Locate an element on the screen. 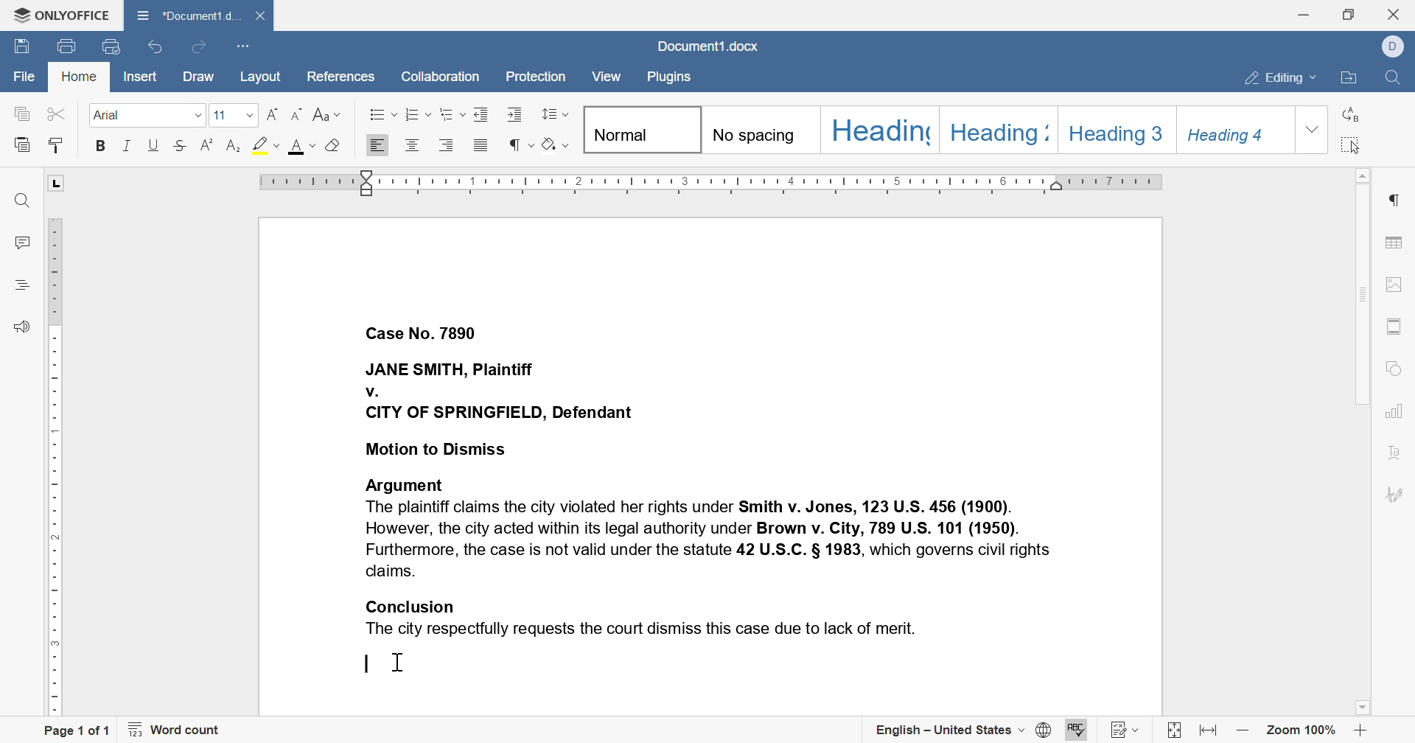 This screenshot has height=743, width=1415. fit to width is located at coordinates (1208, 730).